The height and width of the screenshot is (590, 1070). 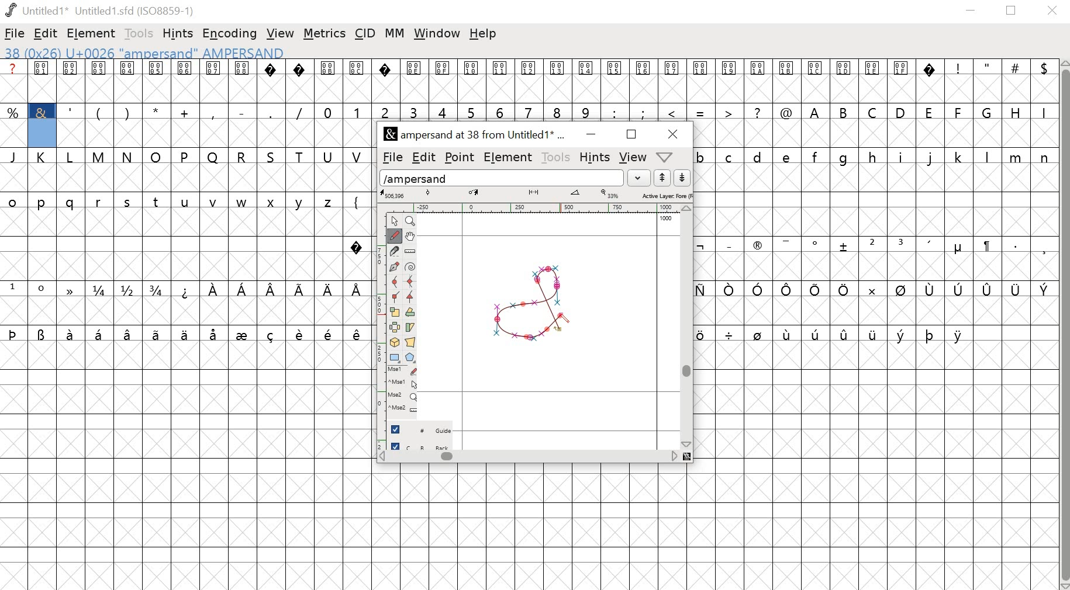 I want to click on ), so click(x=127, y=112).